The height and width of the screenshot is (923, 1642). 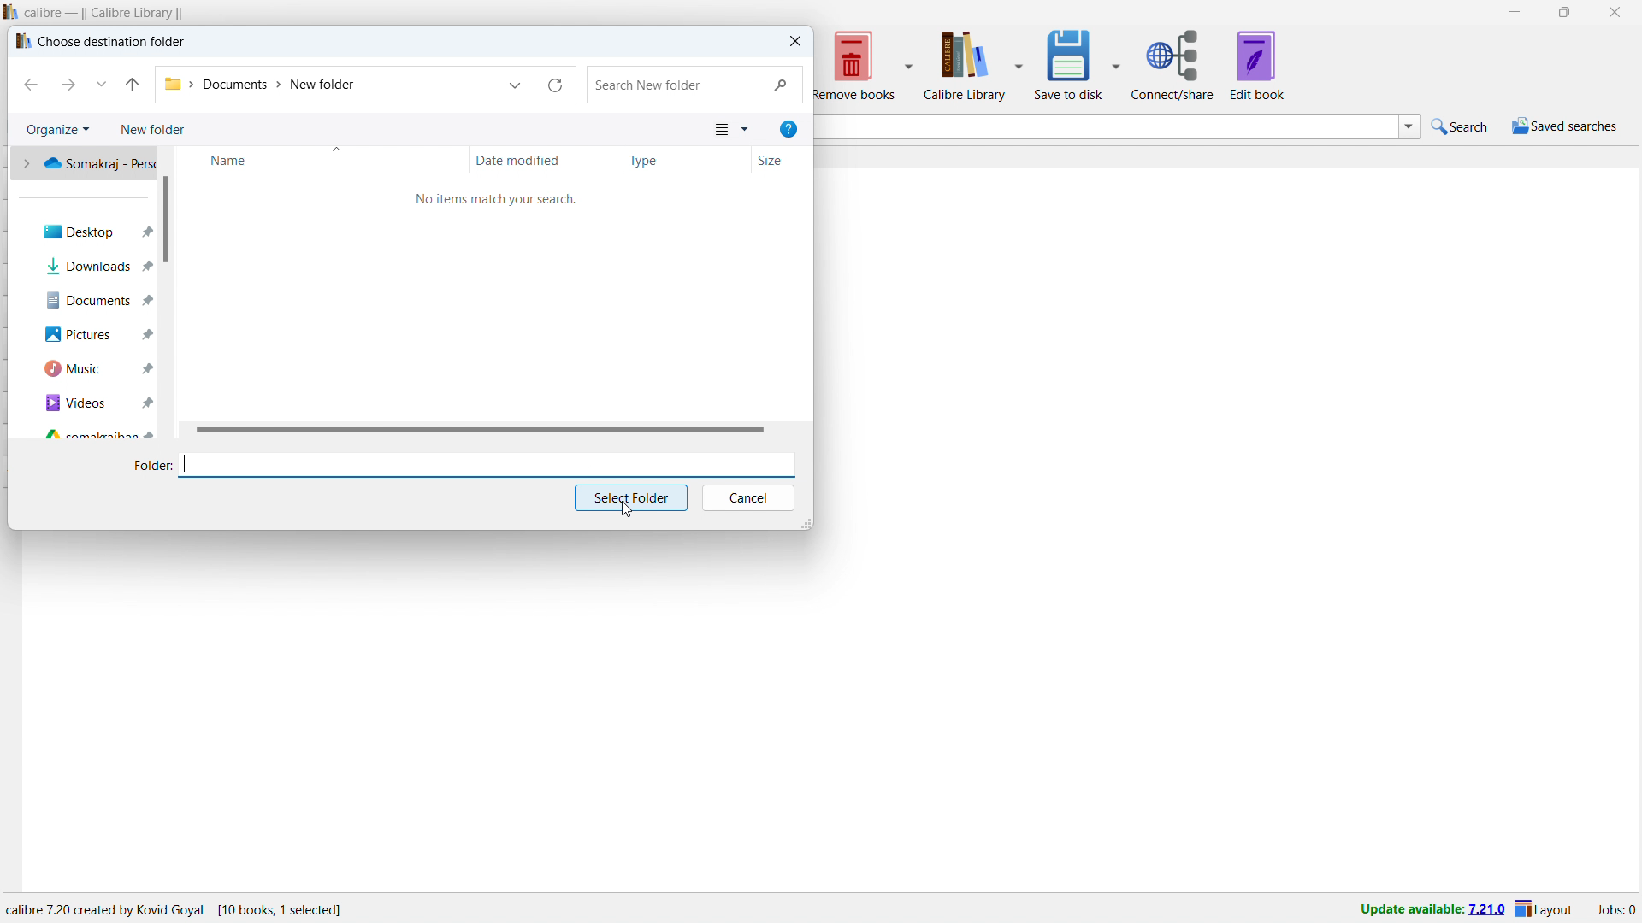 What do you see at coordinates (806, 524) in the screenshot?
I see `resize window` at bounding box center [806, 524].